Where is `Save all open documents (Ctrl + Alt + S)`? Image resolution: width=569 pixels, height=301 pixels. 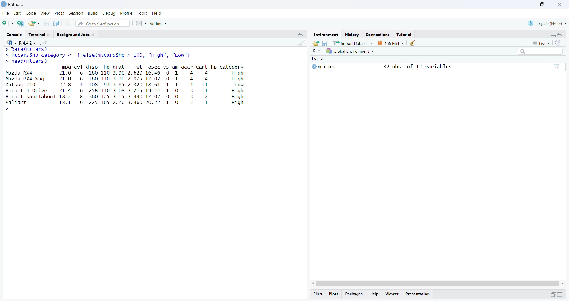 Save all open documents (Ctrl + Alt + S) is located at coordinates (58, 23).